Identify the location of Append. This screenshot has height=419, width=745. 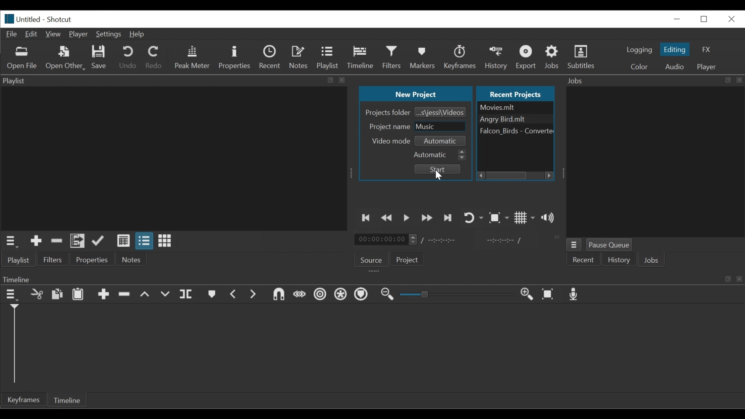
(103, 294).